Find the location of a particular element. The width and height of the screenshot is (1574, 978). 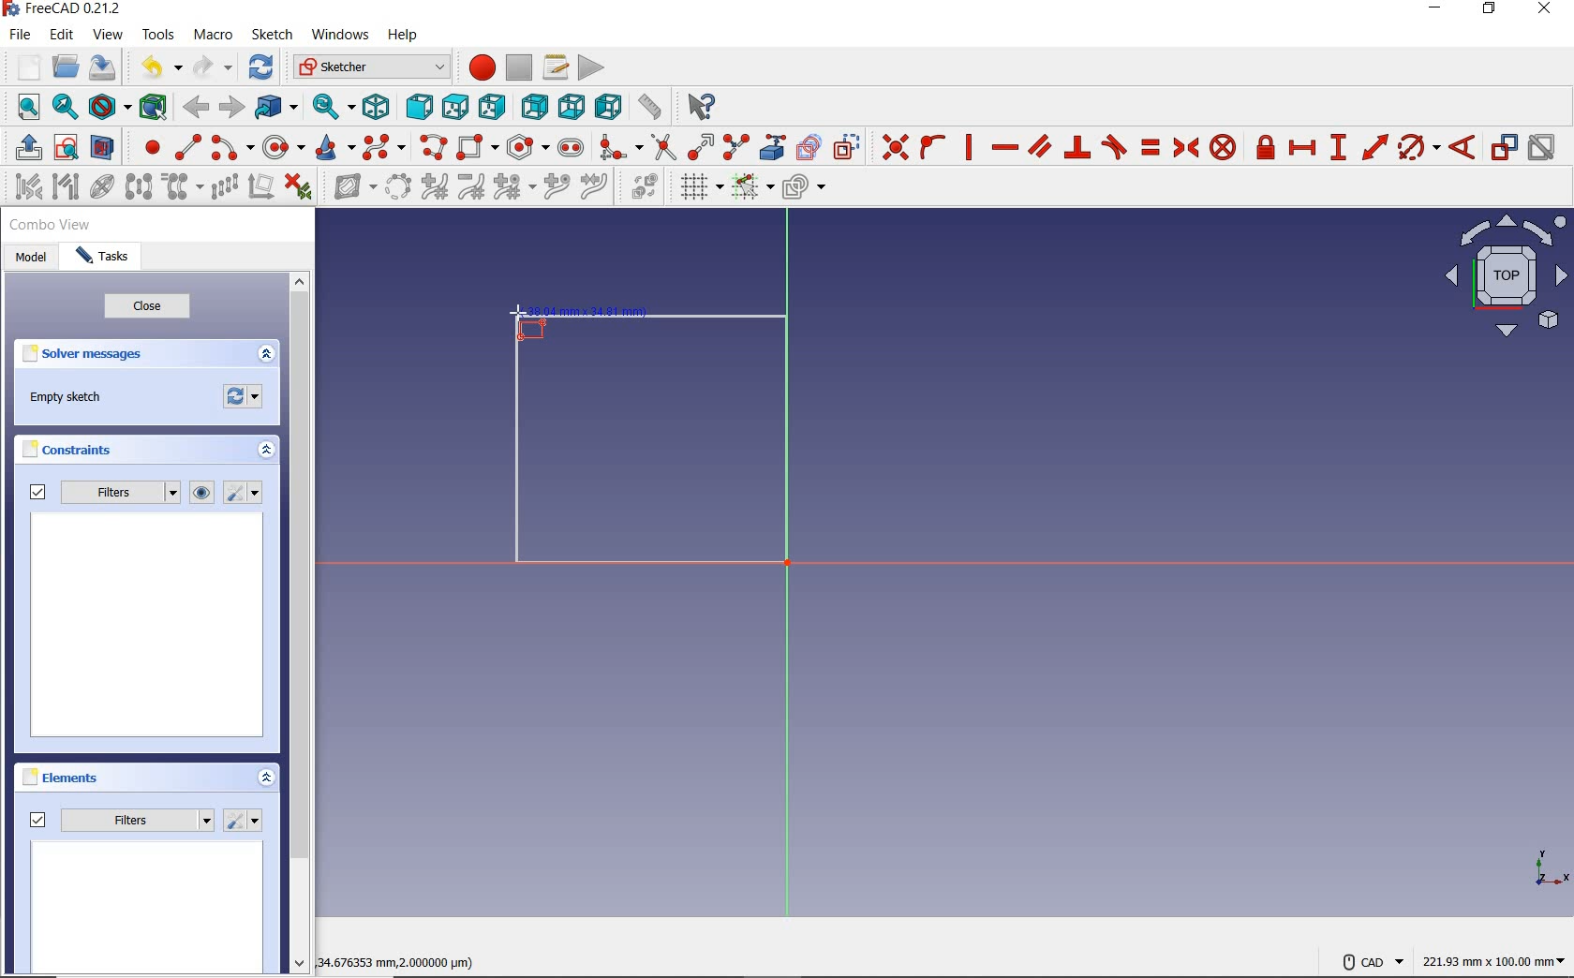

view section is located at coordinates (103, 147).